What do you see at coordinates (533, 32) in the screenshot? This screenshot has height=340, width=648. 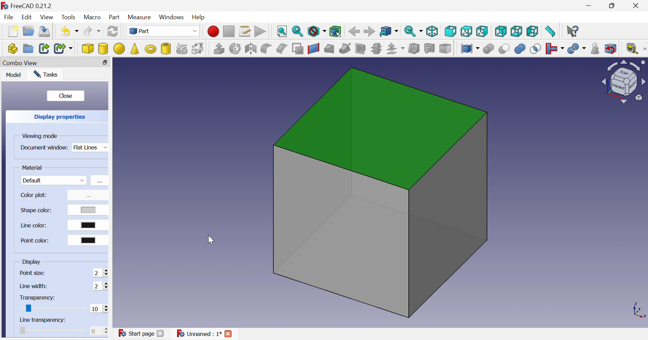 I see `Left` at bounding box center [533, 32].